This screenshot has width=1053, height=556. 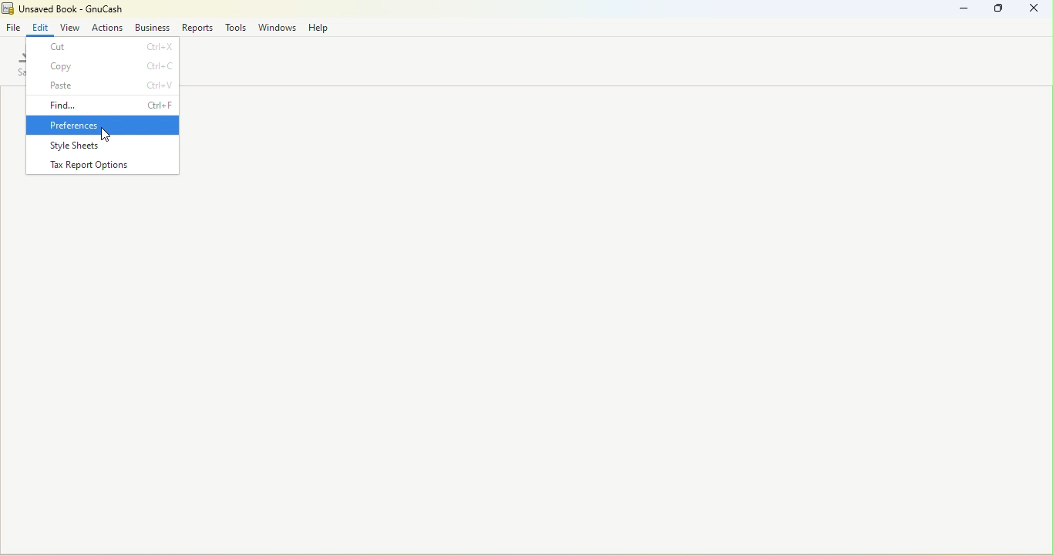 What do you see at coordinates (197, 27) in the screenshot?
I see `Reports` at bounding box center [197, 27].